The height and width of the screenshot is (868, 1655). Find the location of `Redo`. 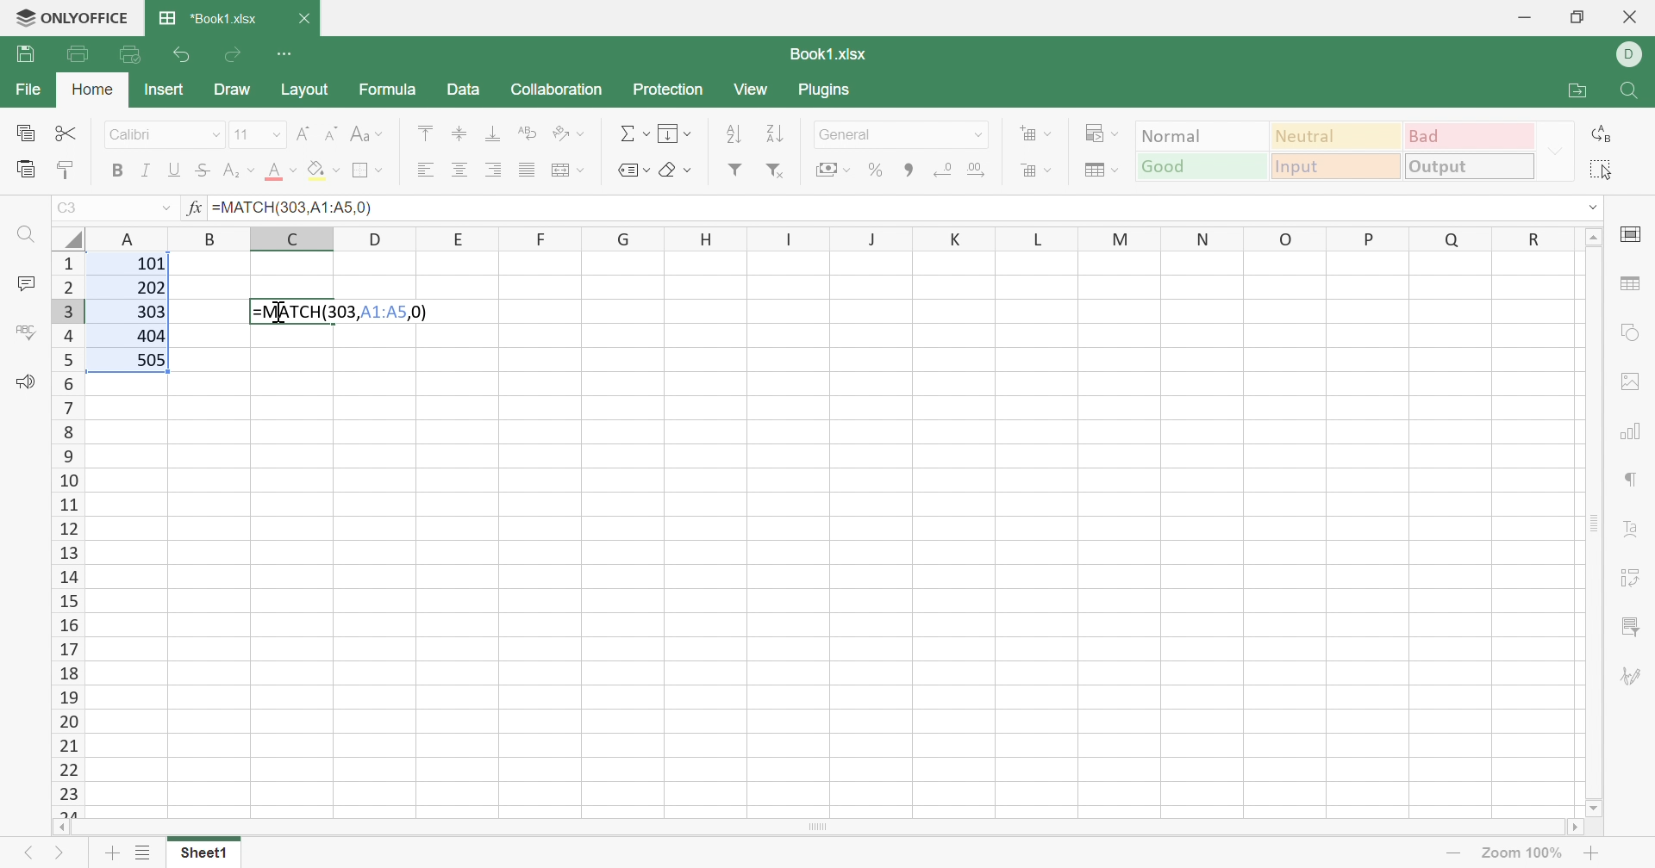

Redo is located at coordinates (236, 55).